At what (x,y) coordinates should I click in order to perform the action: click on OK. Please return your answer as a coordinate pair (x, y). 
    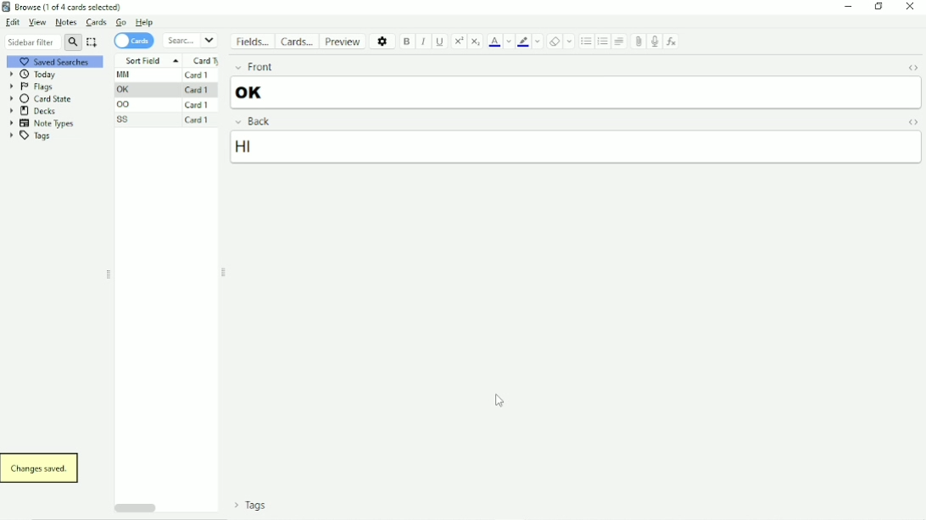
    Looking at the image, I should click on (253, 92).